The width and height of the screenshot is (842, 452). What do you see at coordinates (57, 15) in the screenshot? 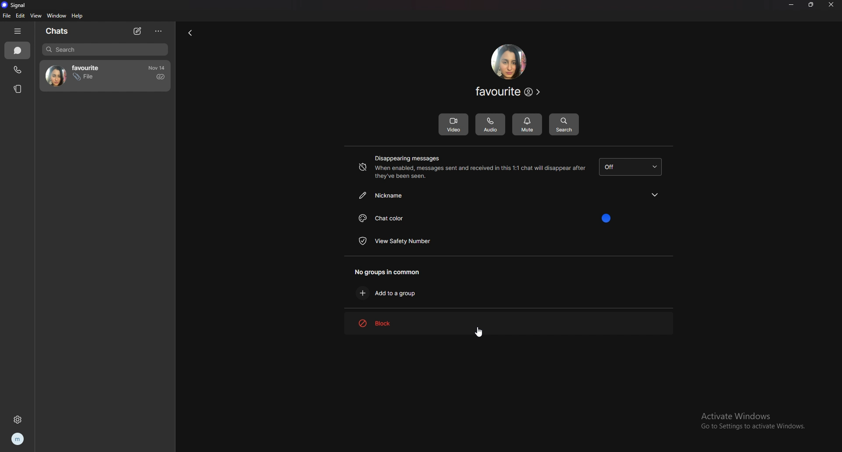
I see `window` at bounding box center [57, 15].